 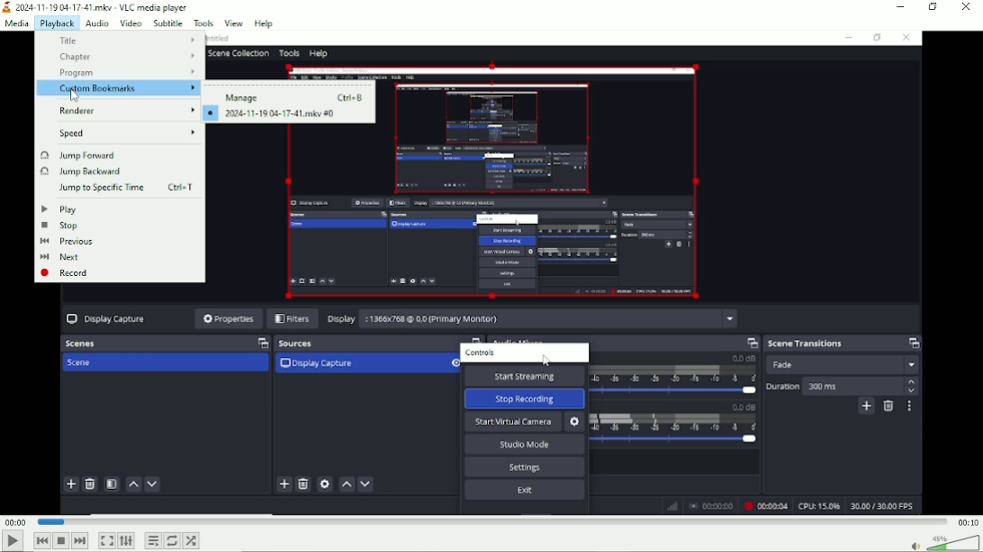 What do you see at coordinates (67, 242) in the screenshot?
I see `Previous` at bounding box center [67, 242].